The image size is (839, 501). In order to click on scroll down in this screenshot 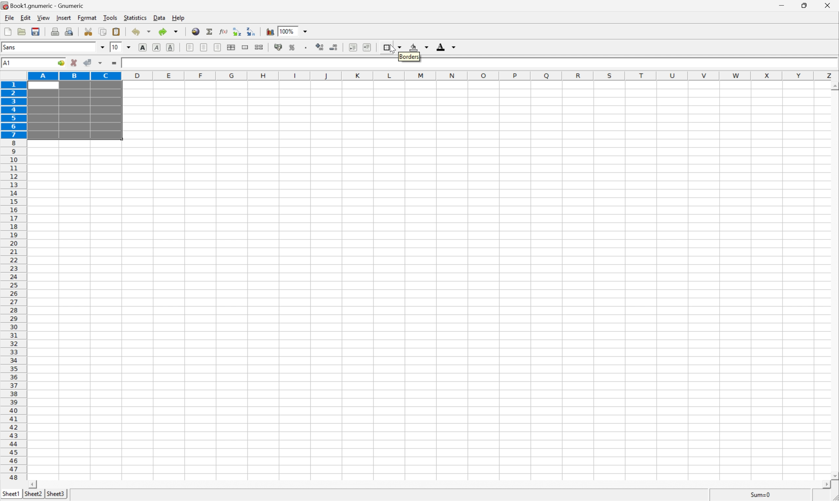, I will do `click(834, 477)`.